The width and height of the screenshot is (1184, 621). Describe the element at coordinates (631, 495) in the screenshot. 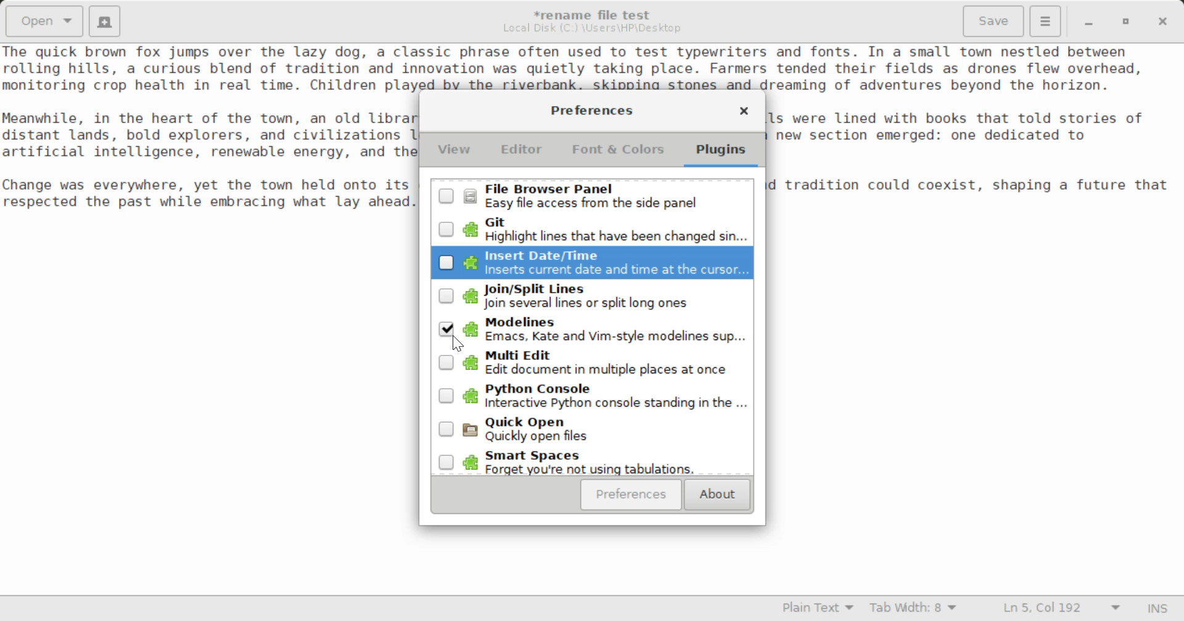

I see `Preferences` at that location.